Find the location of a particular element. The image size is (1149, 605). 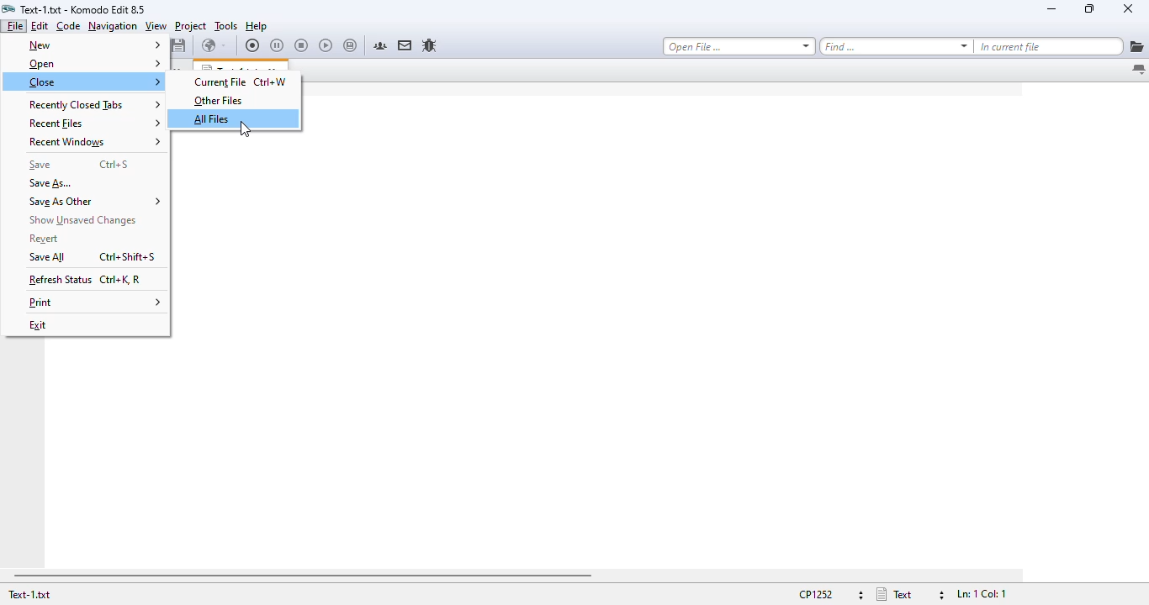

save file is located at coordinates (179, 45).